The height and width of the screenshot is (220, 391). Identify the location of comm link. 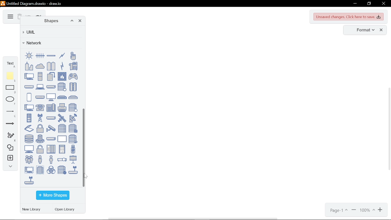
(62, 56).